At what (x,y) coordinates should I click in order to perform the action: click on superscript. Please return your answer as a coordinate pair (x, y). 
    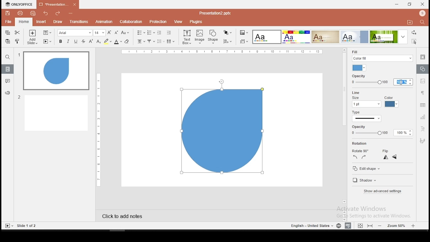
    Looking at the image, I should click on (91, 41).